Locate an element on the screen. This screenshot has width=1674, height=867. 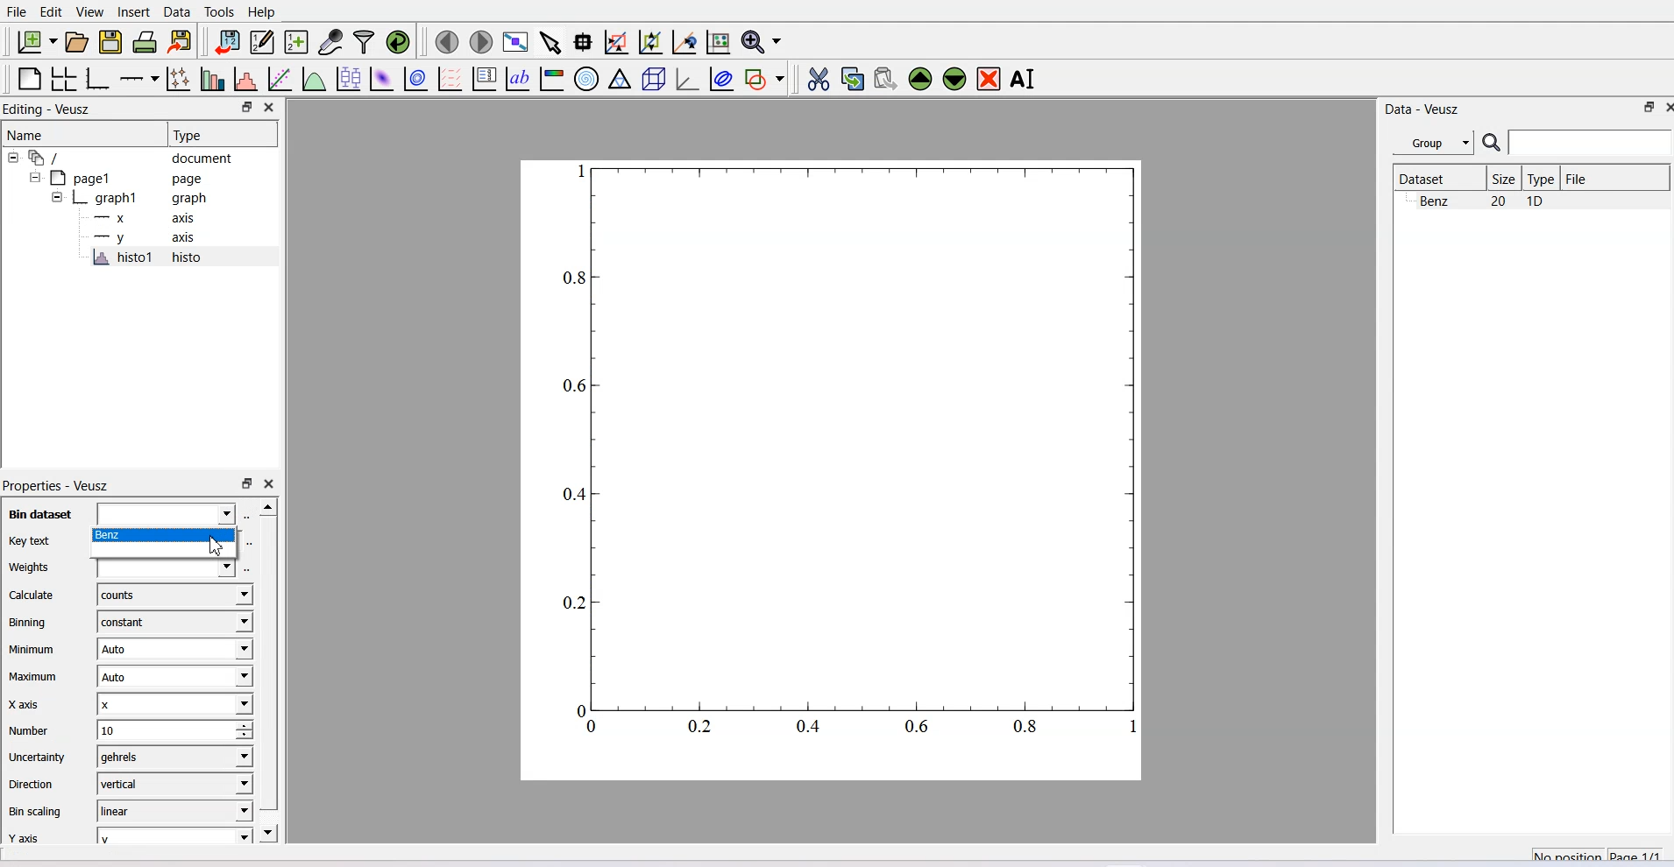
Export to graphics format is located at coordinates (181, 42).